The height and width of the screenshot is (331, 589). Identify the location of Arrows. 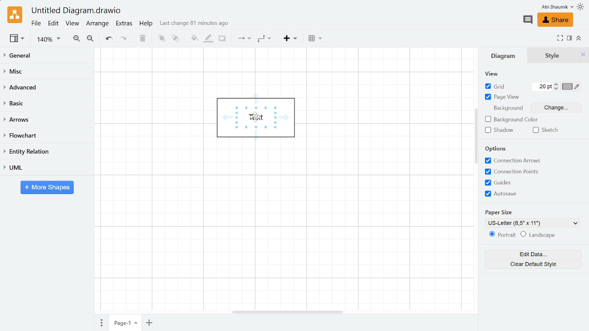
(47, 120).